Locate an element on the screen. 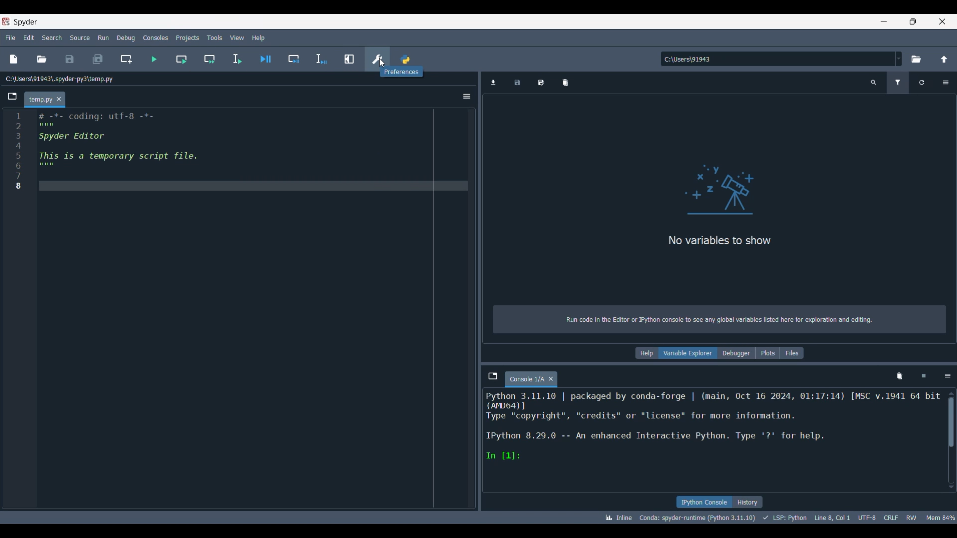 Image resolution: width=957 pixels, height=538 pixels. Enter location is located at coordinates (777, 59).